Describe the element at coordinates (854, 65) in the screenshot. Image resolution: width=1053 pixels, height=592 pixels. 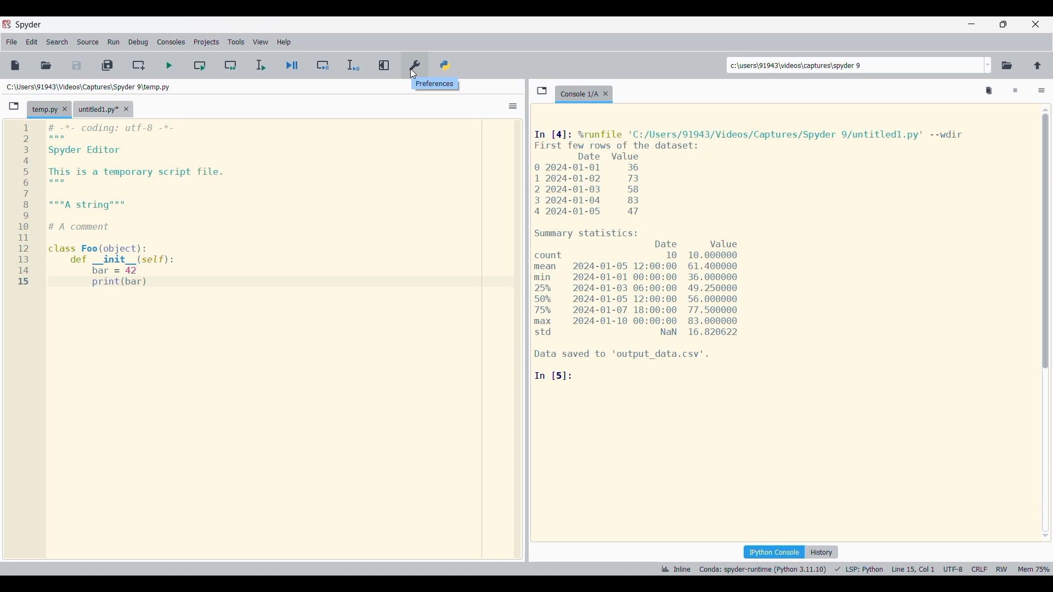
I see `Input location` at that location.